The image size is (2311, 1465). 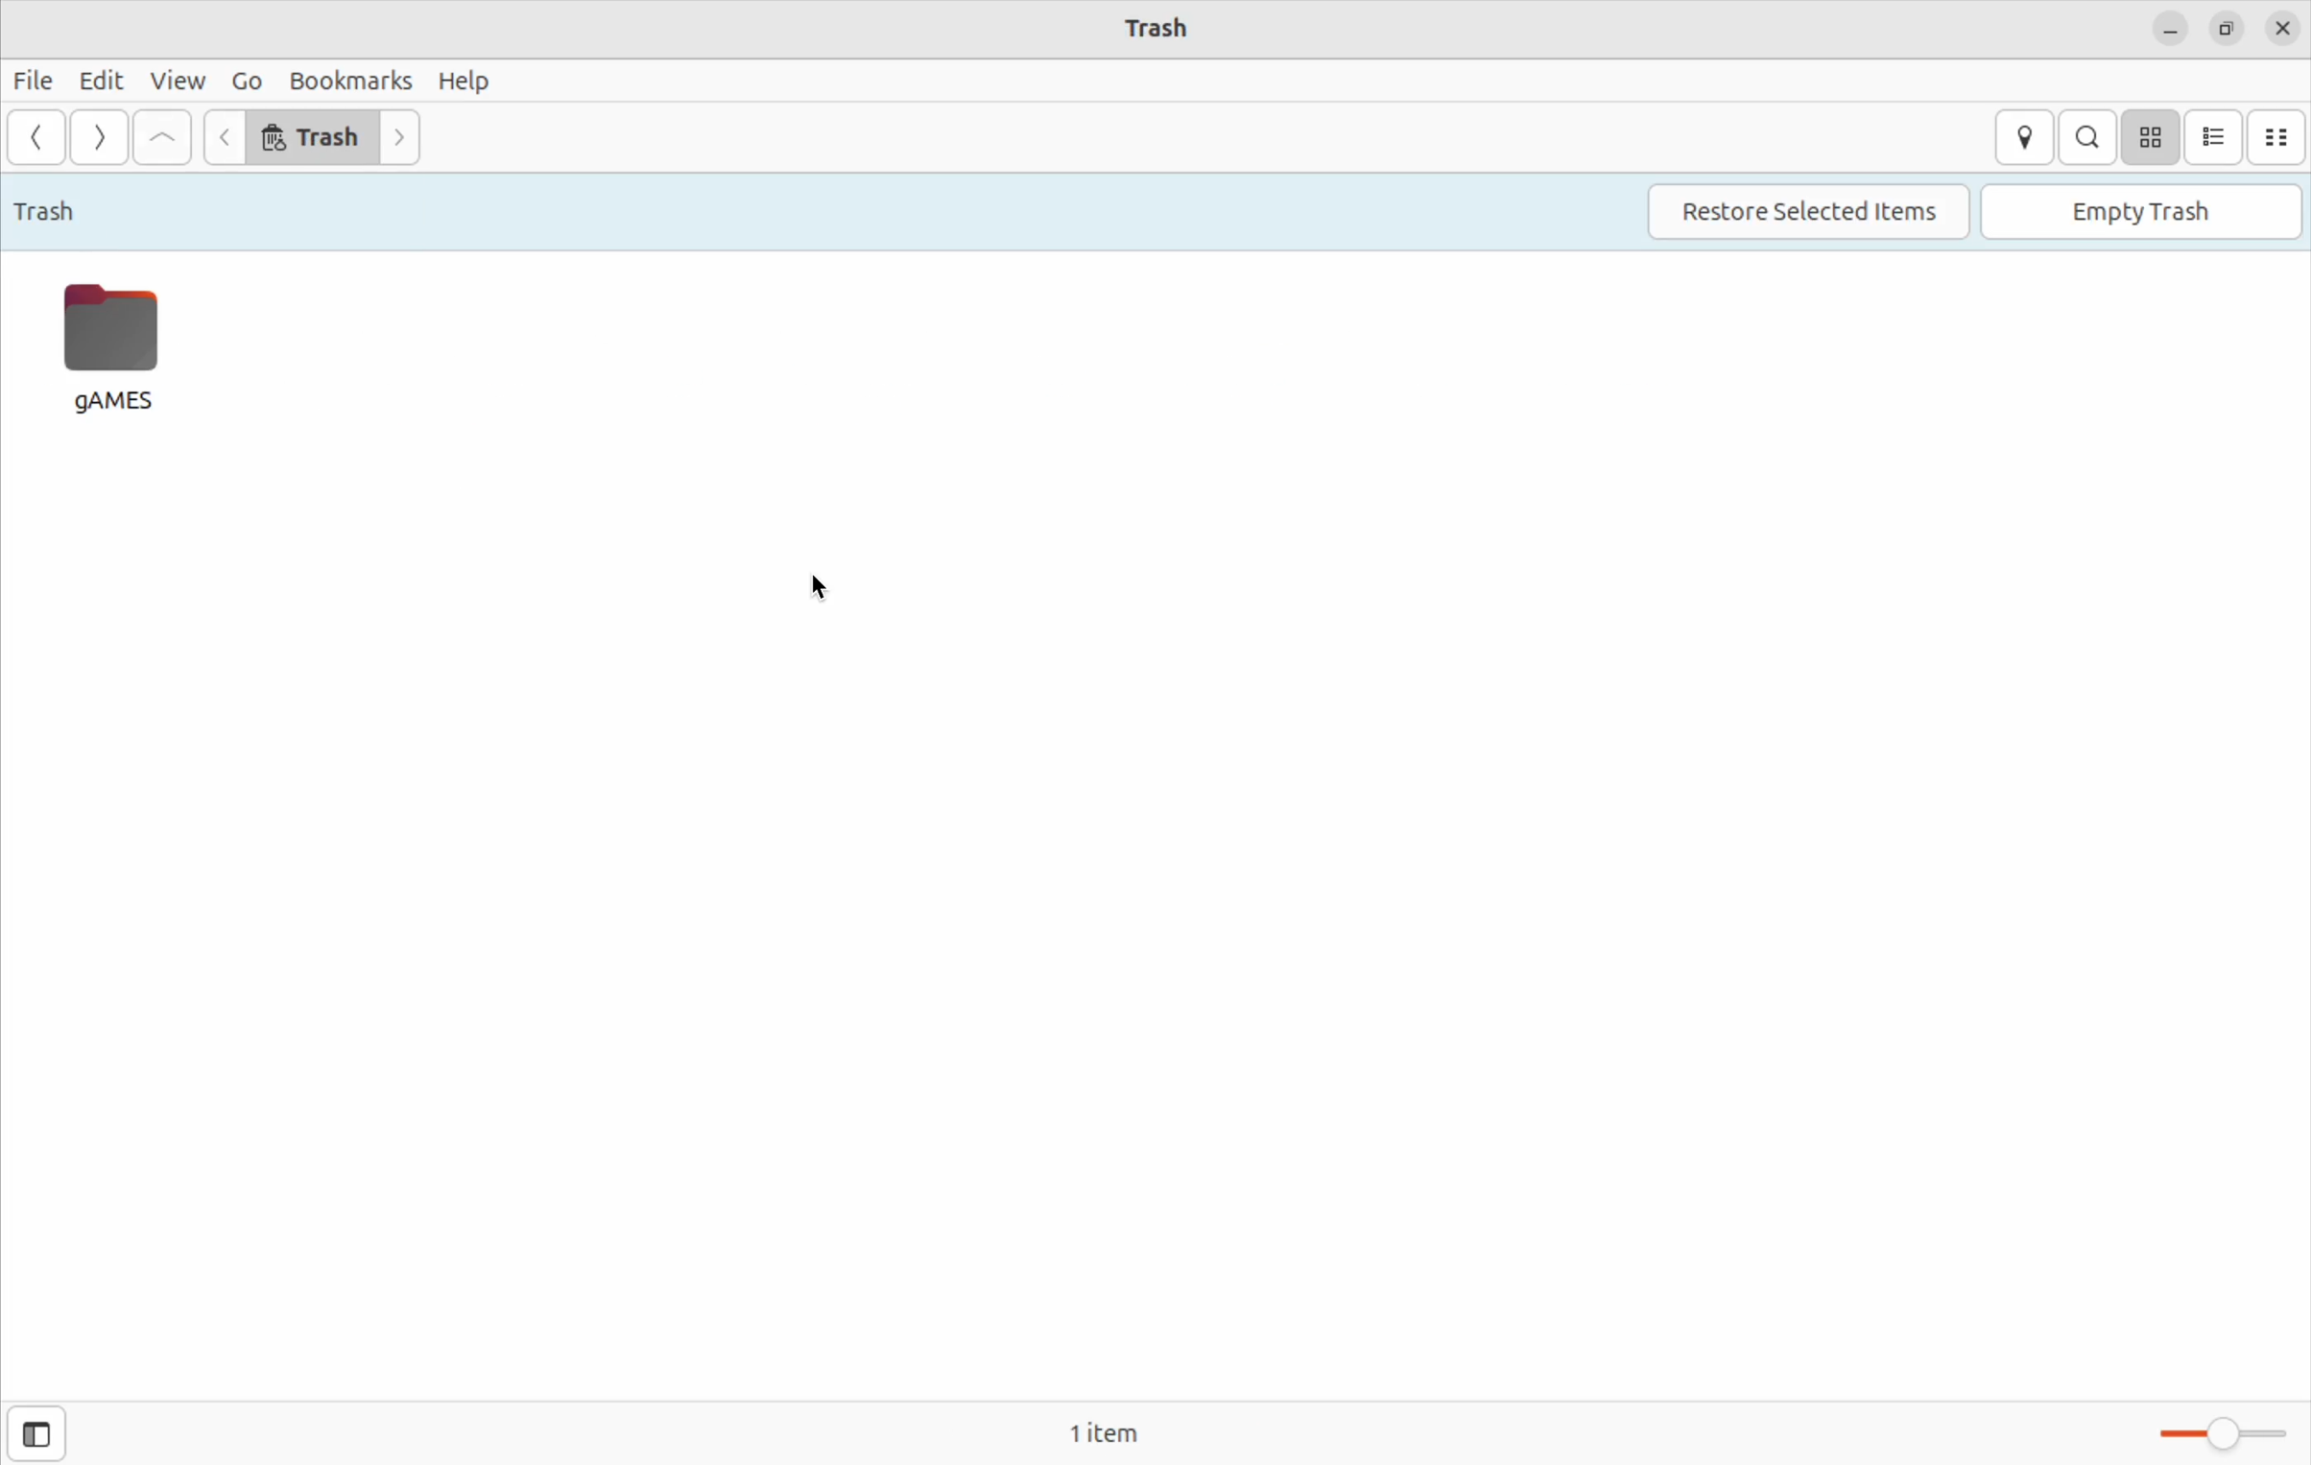 What do you see at coordinates (99, 137) in the screenshot?
I see `Go next` at bounding box center [99, 137].